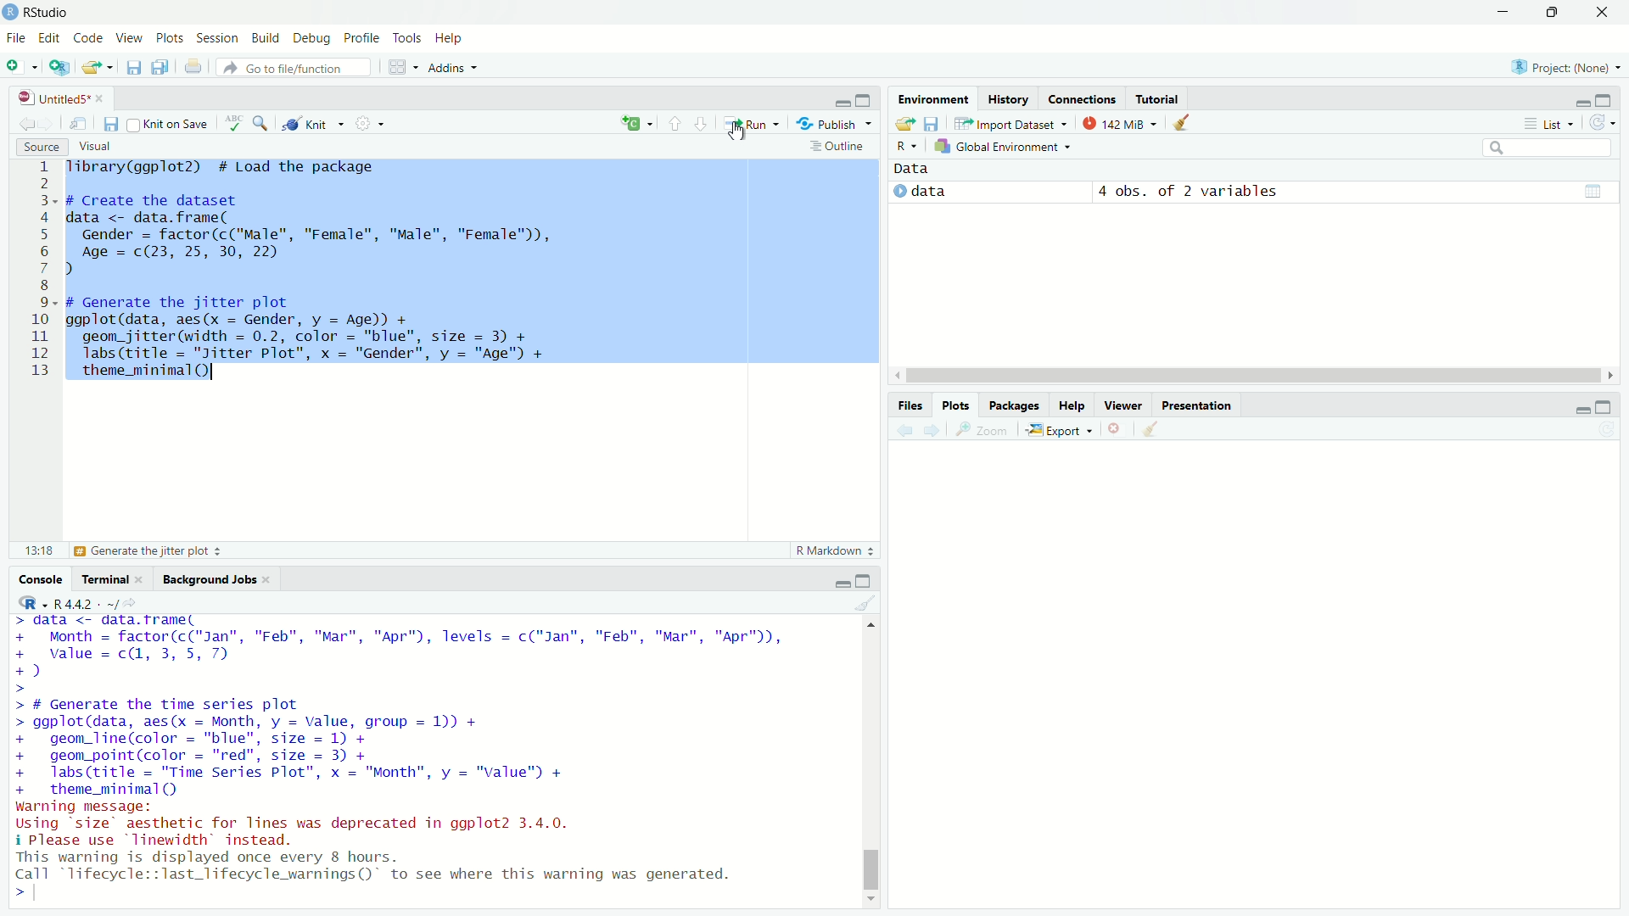 The height and width of the screenshot is (916, 1629). I want to click on close, so click(272, 578).